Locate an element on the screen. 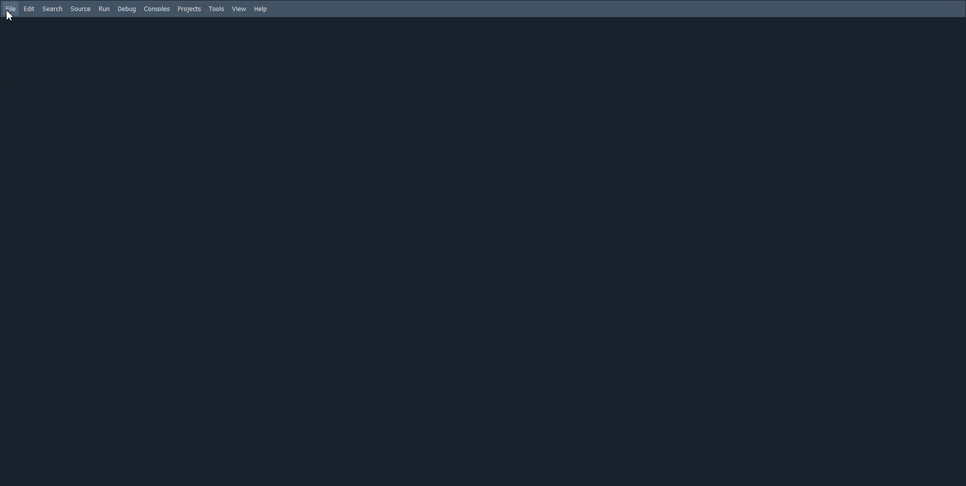  Debug is located at coordinates (126, 10).